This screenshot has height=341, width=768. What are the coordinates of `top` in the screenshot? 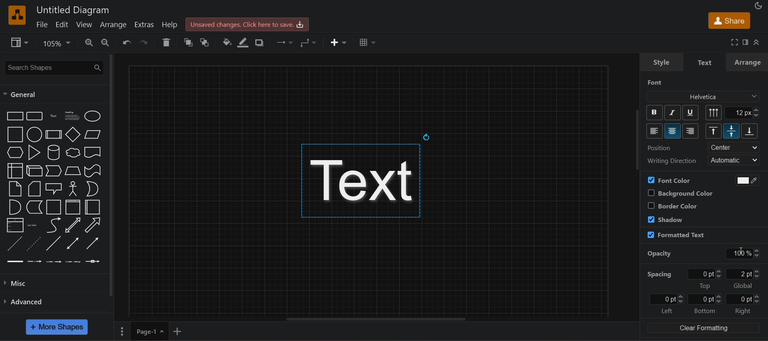 It's located at (705, 286).